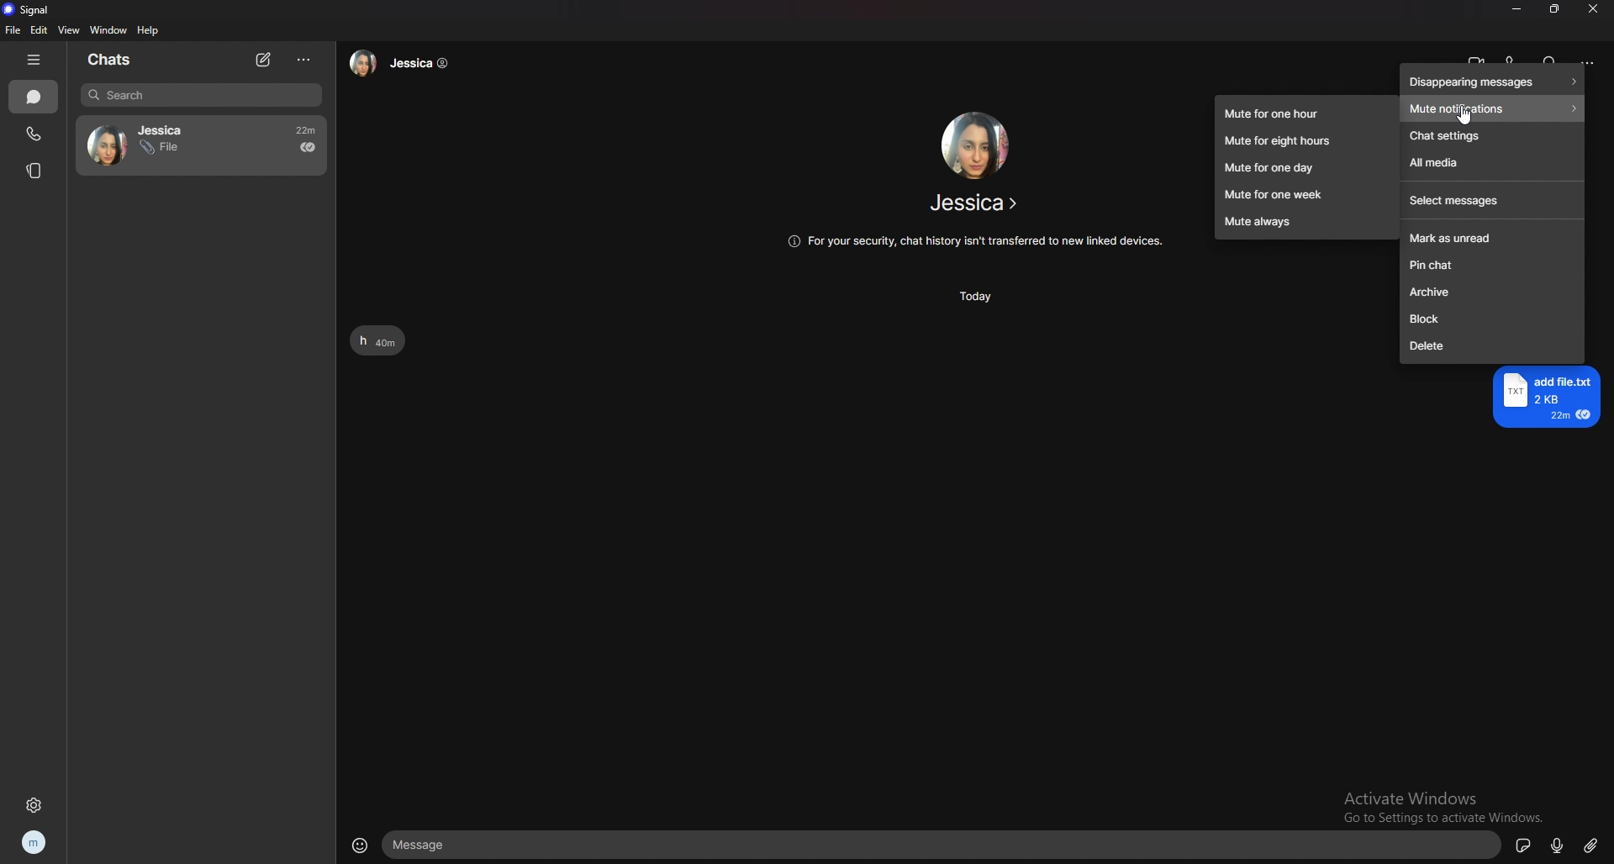 The width and height of the screenshot is (1614, 864). What do you see at coordinates (33, 805) in the screenshot?
I see `settings` at bounding box center [33, 805].